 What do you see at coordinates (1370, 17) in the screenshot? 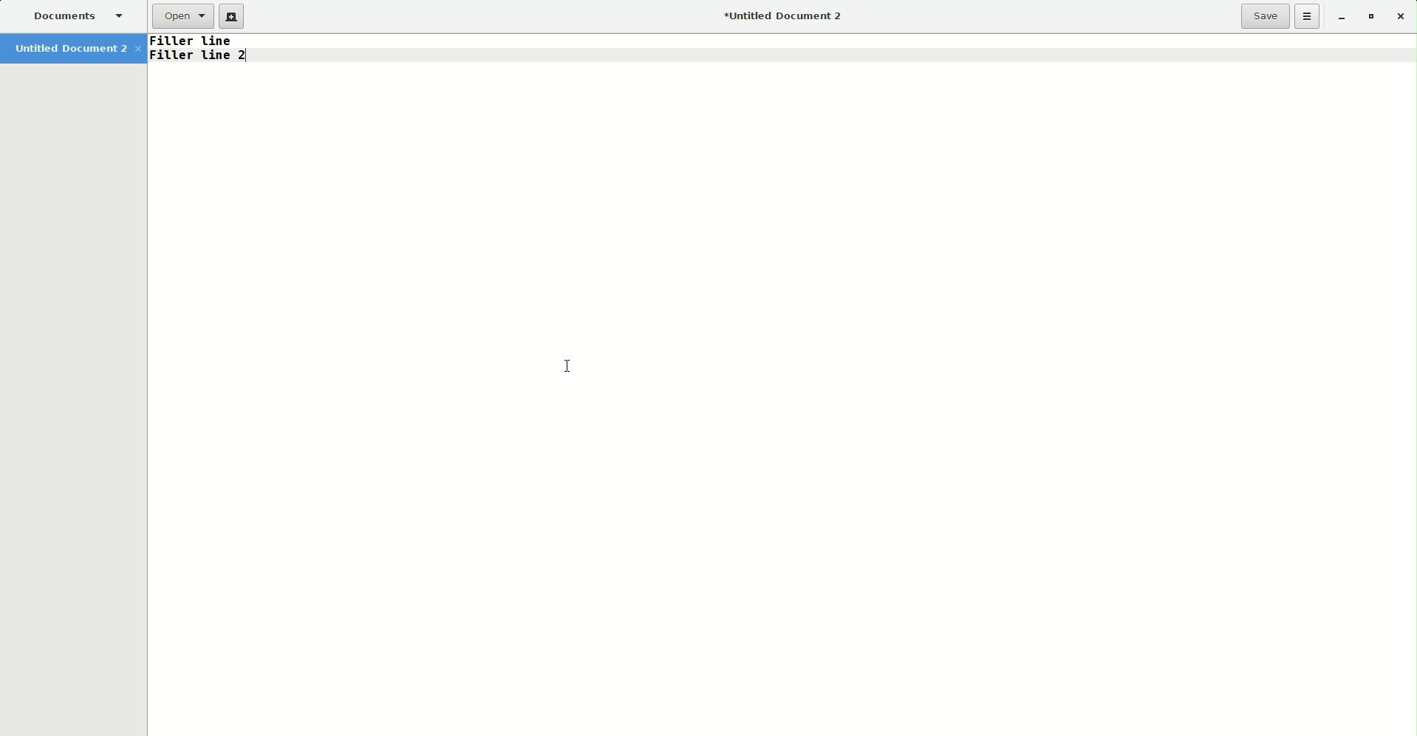
I see `Restore` at bounding box center [1370, 17].